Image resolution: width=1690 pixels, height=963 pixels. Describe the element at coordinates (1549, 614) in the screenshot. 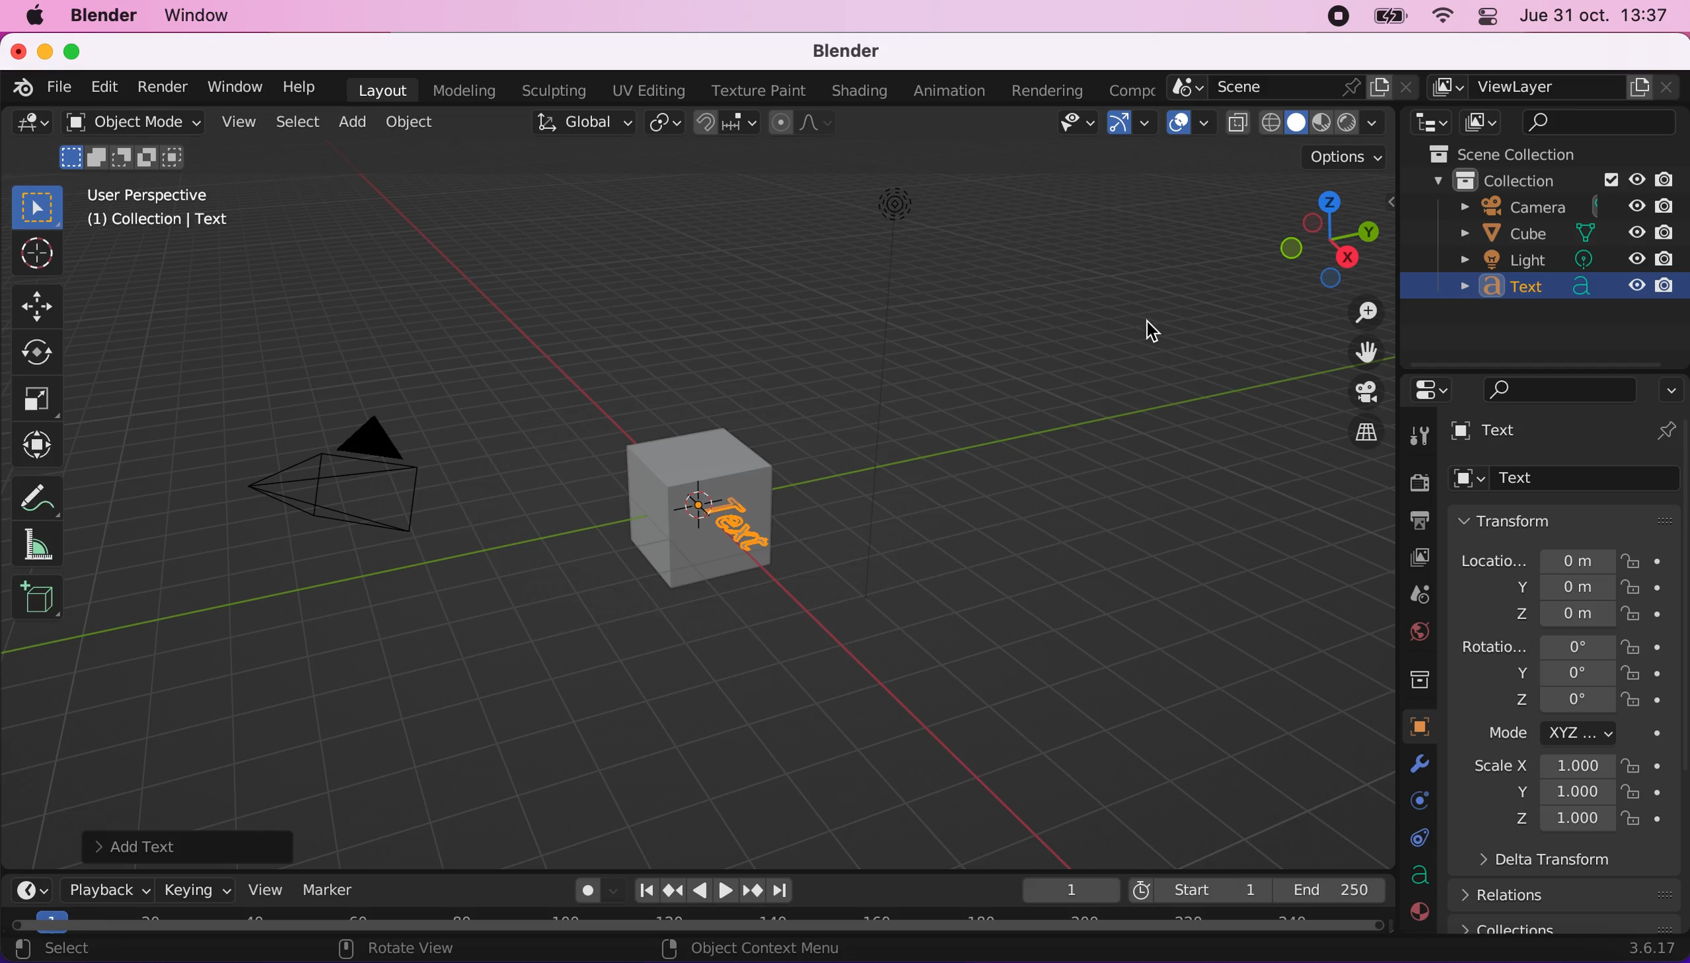

I see `Z 0m` at that location.